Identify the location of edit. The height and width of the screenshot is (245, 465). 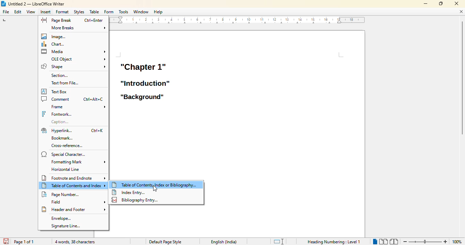
(18, 12).